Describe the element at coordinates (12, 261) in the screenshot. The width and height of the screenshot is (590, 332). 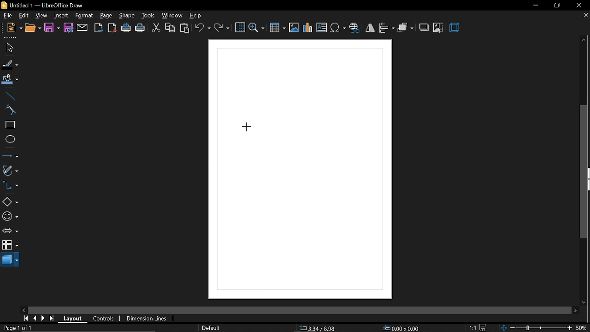
I see `3d shapes` at that location.